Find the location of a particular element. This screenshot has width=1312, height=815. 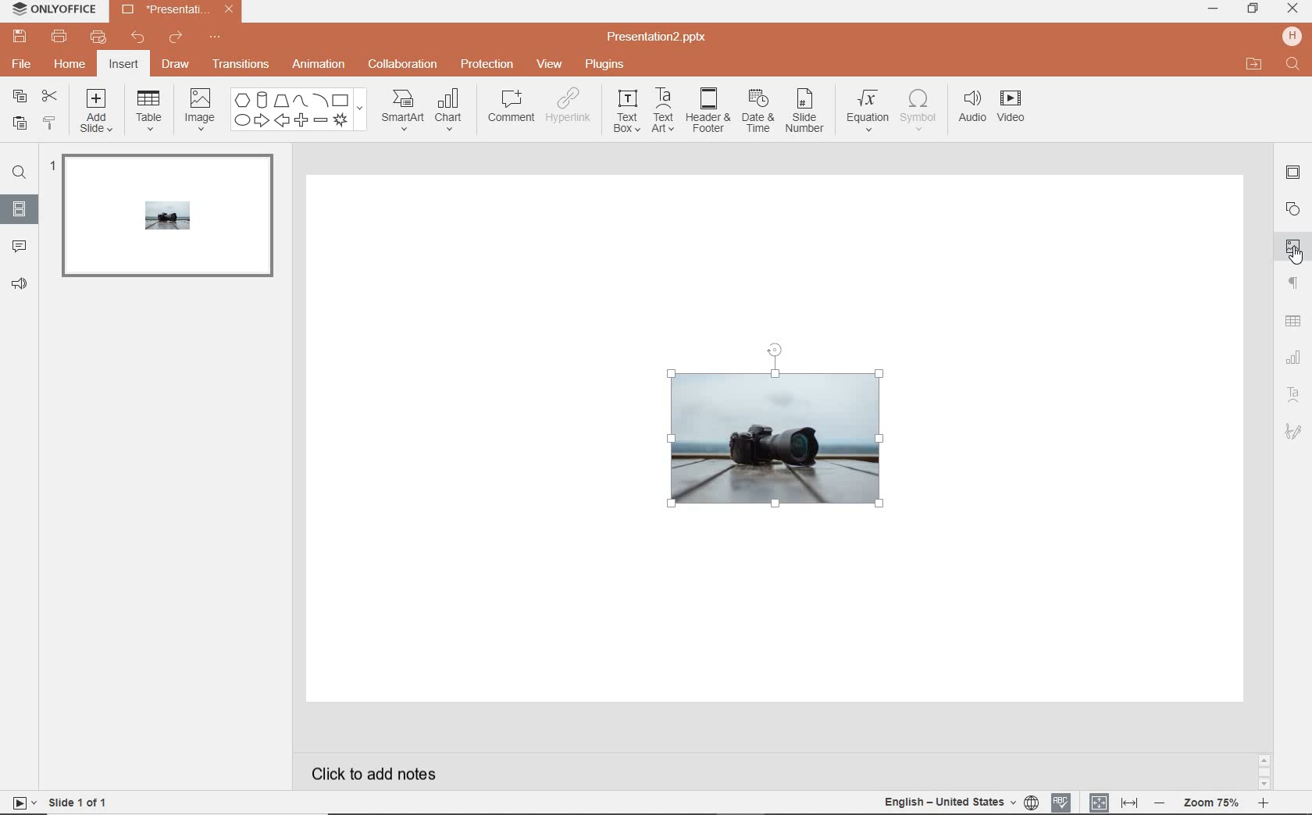

smartart is located at coordinates (401, 111).